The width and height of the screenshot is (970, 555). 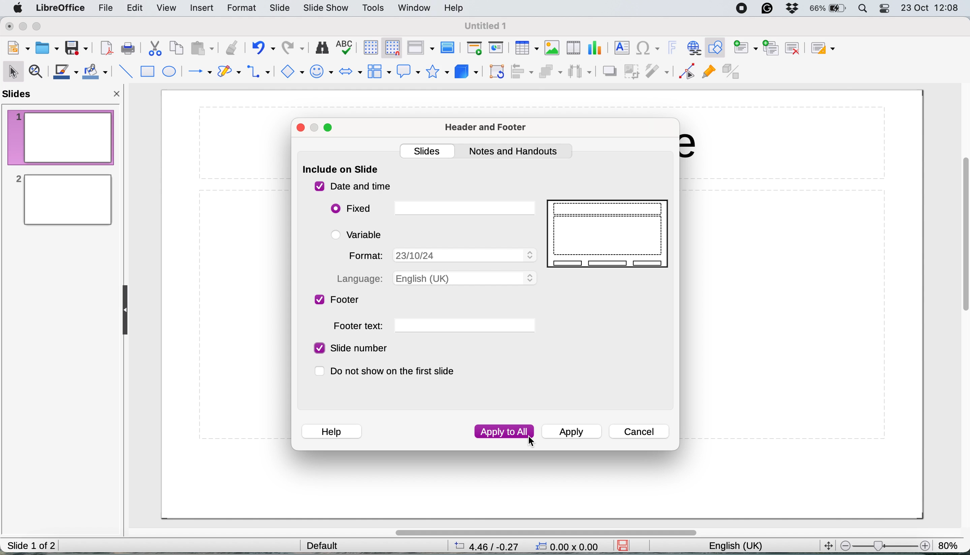 What do you see at coordinates (40, 27) in the screenshot?
I see `maximise` at bounding box center [40, 27].